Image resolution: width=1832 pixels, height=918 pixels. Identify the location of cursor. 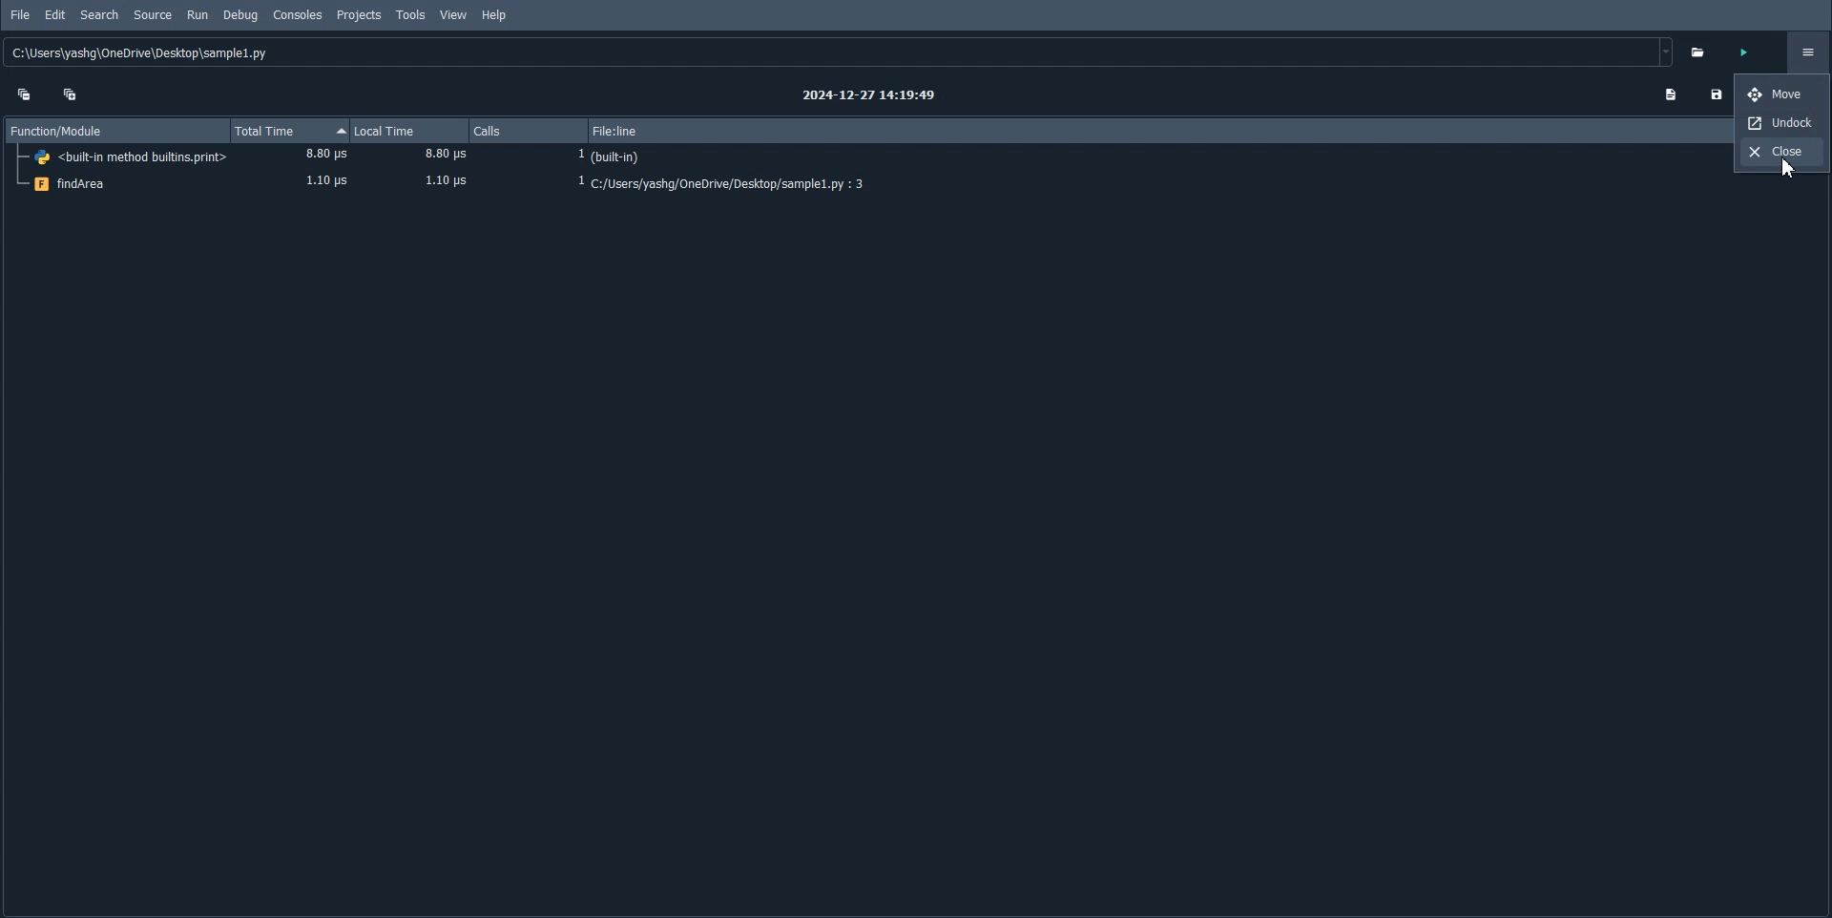
(1782, 170).